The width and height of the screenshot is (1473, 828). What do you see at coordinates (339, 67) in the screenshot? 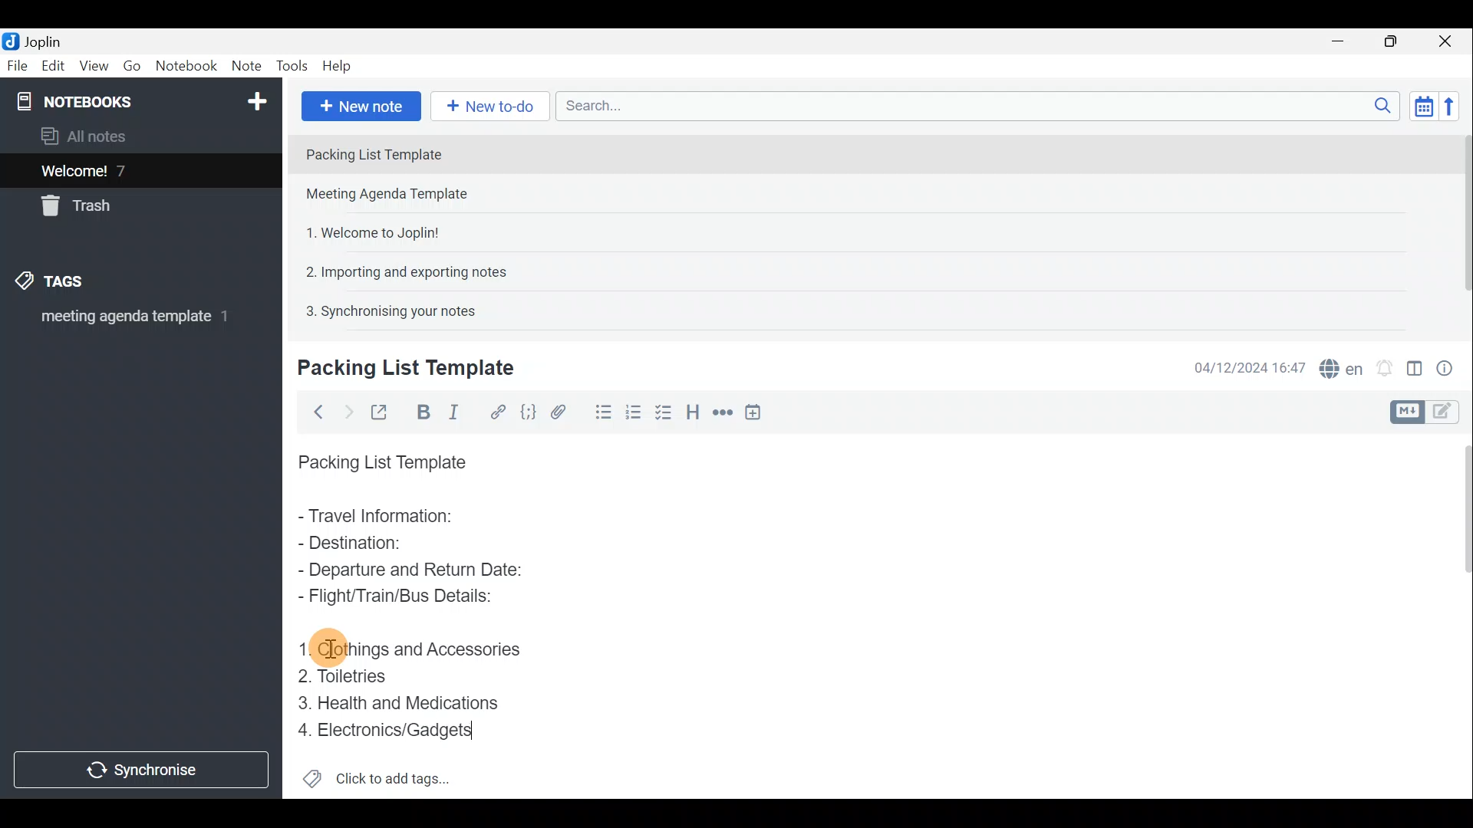
I see `Help` at bounding box center [339, 67].